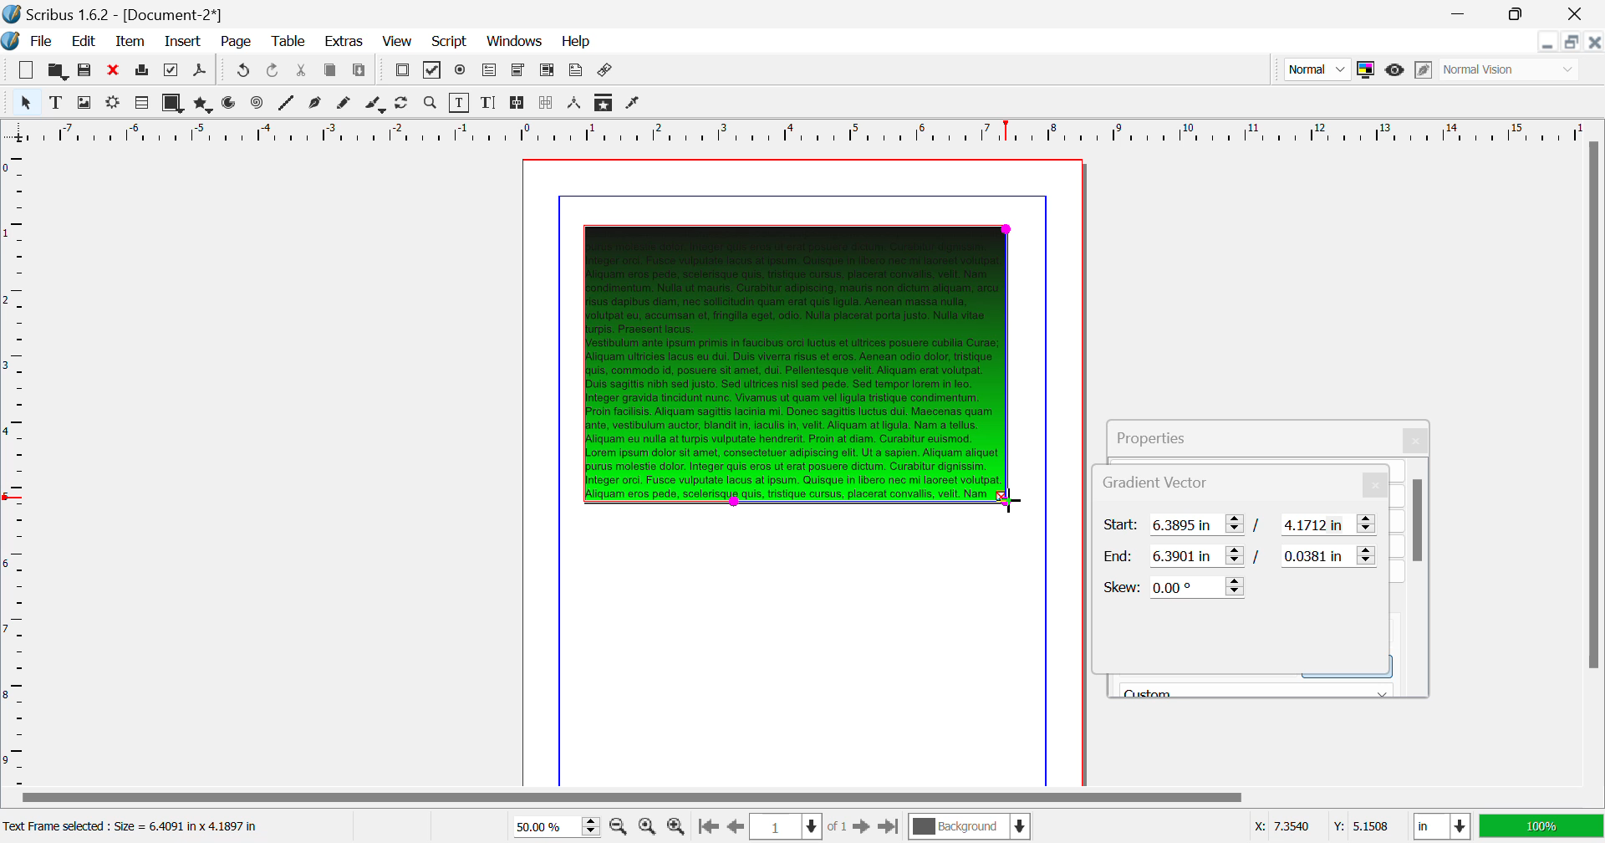 This screenshot has height=843, width=1605. I want to click on Zoom to 100%, so click(647, 826).